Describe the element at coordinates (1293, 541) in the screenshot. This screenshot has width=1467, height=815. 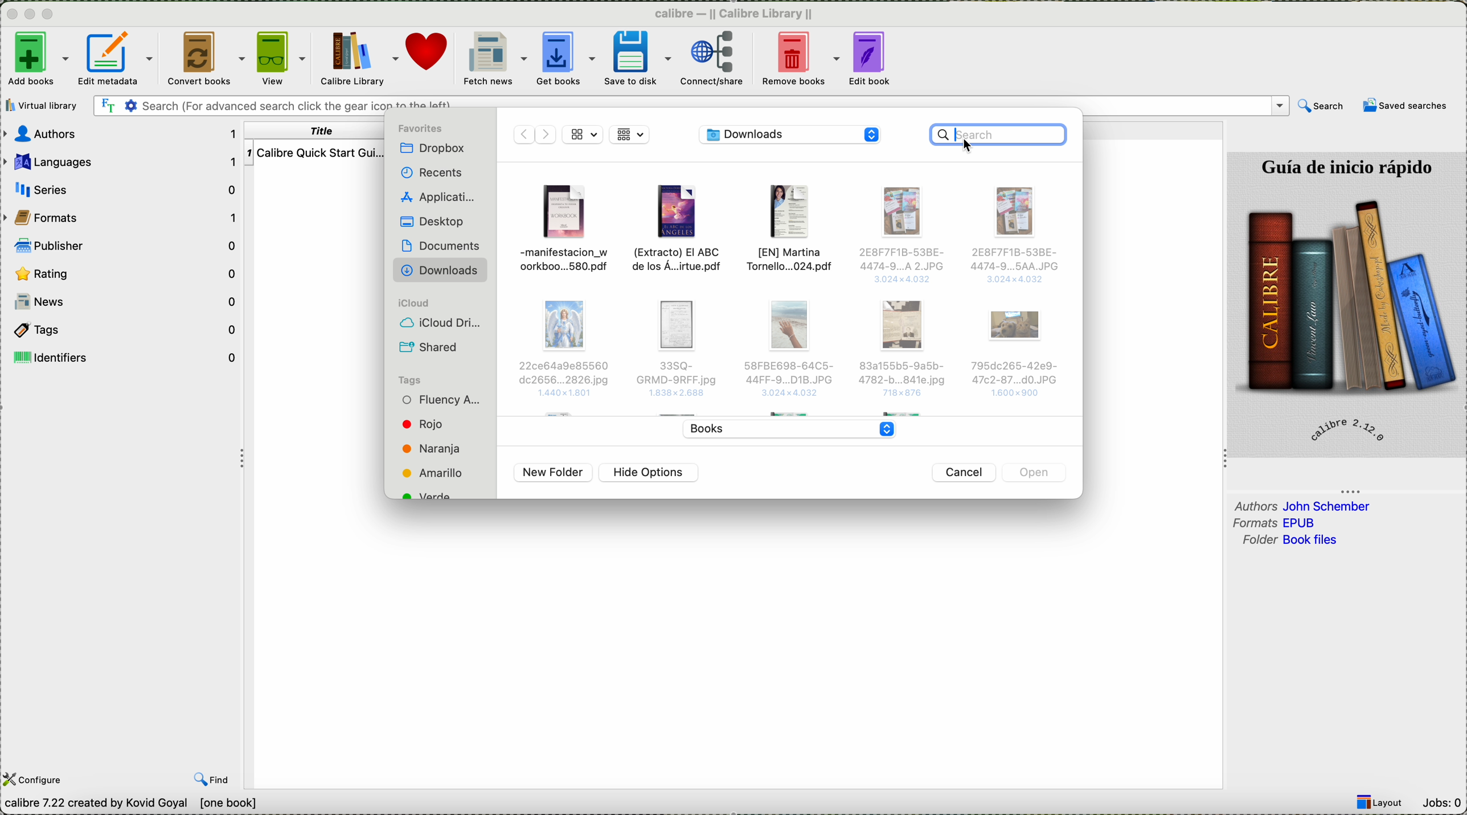
I see `folder` at that location.